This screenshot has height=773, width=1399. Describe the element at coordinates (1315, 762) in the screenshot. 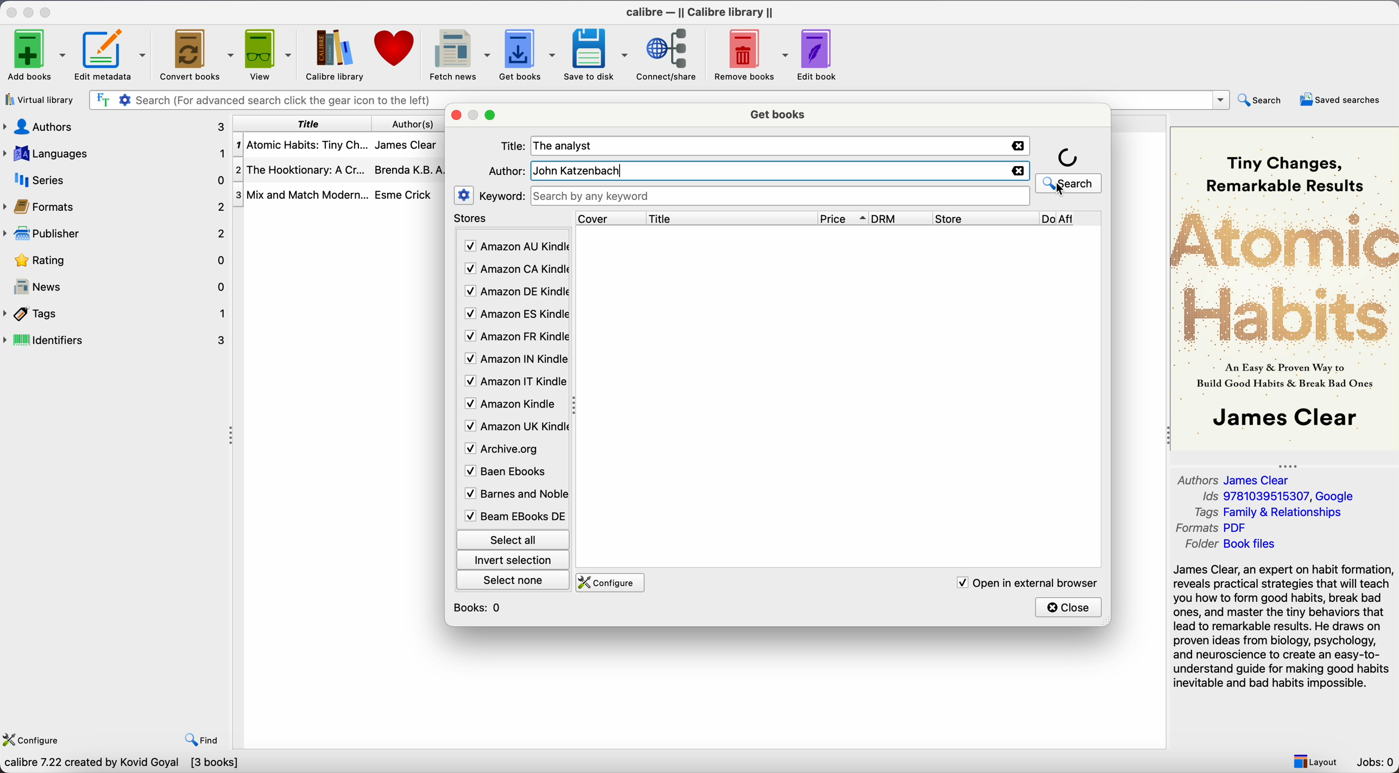

I see `layout` at that location.